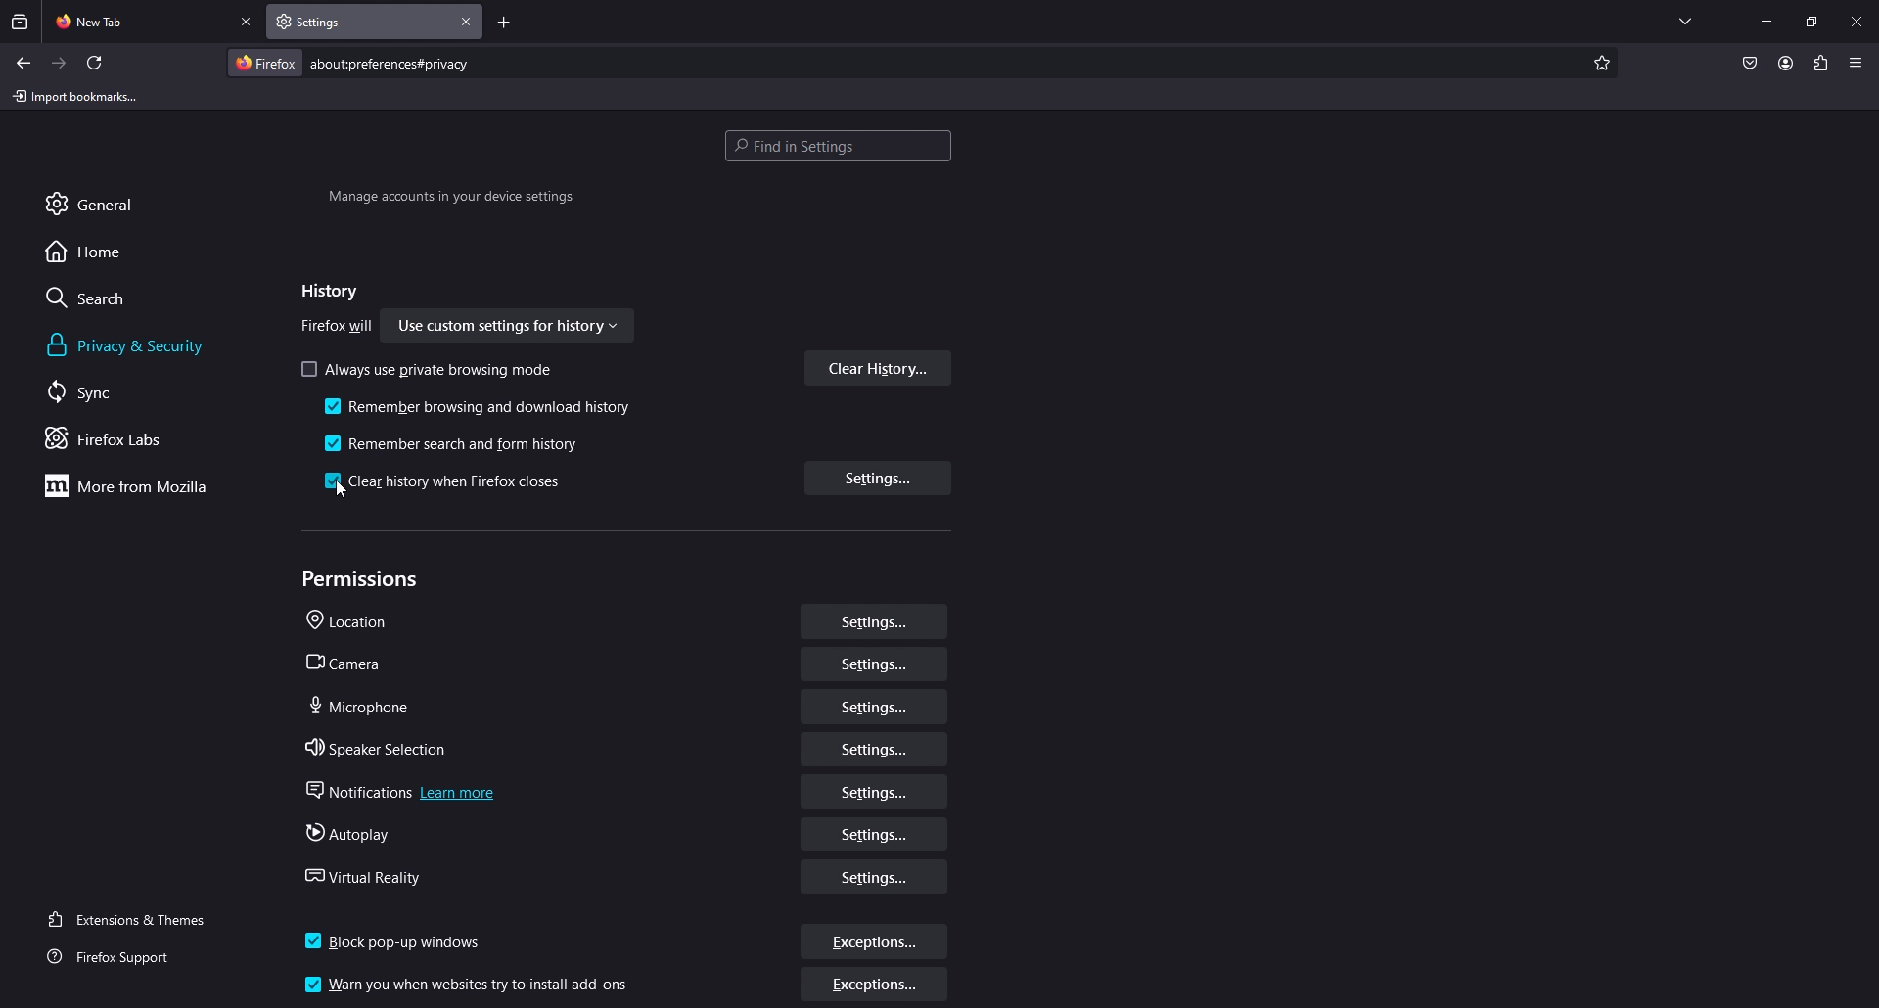  What do you see at coordinates (472, 983) in the screenshot?
I see `warn you when websites try install add ons` at bounding box center [472, 983].